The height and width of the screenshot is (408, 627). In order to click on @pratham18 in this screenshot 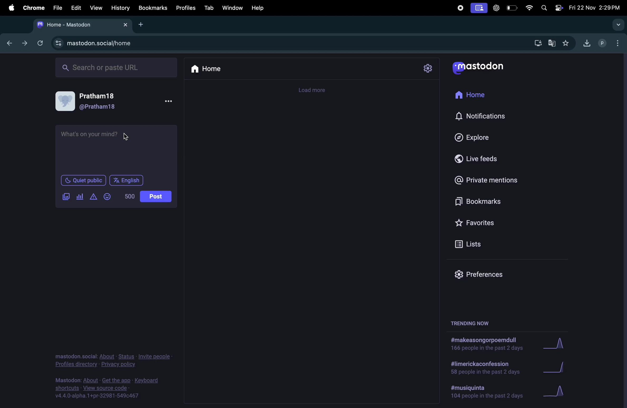, I will do `click(101, 108)`.